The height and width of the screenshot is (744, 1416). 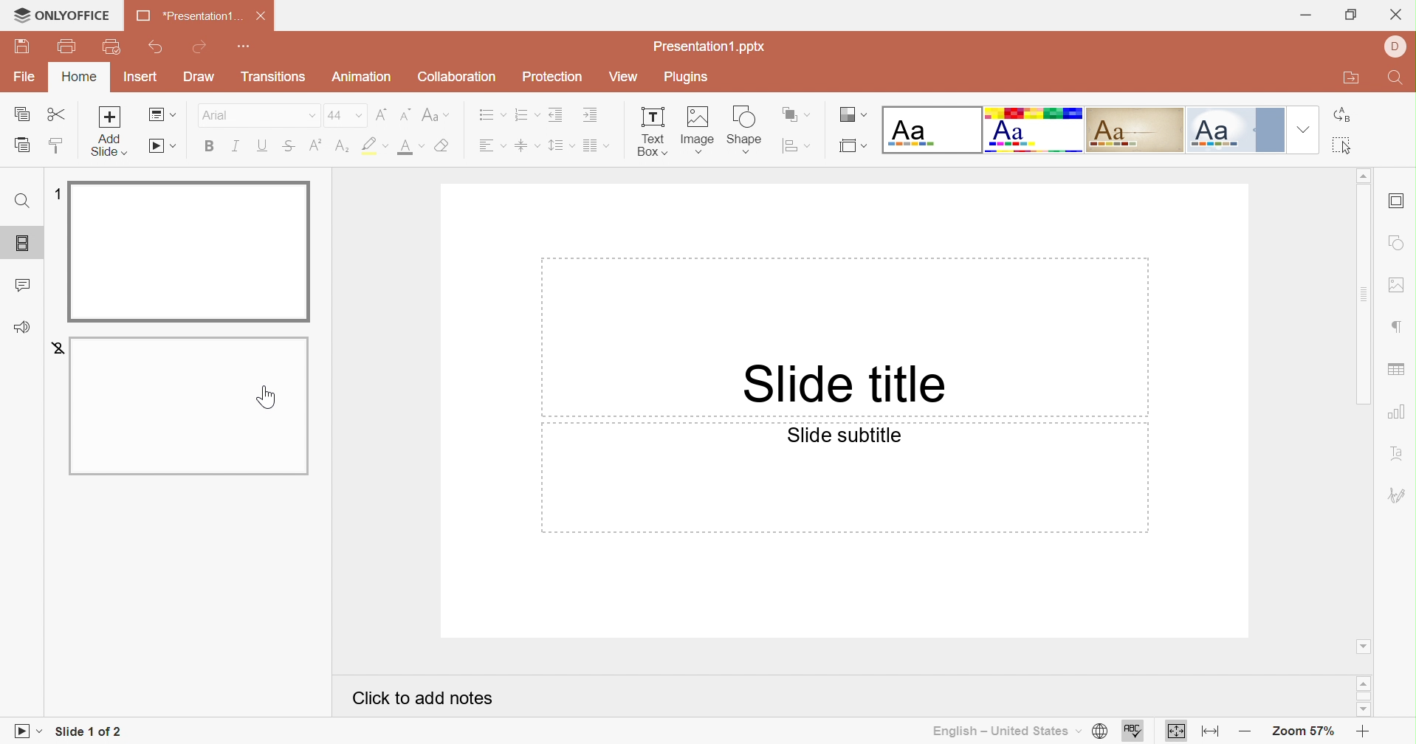 I want to click on Change color theme, so click(x=850, y=114).